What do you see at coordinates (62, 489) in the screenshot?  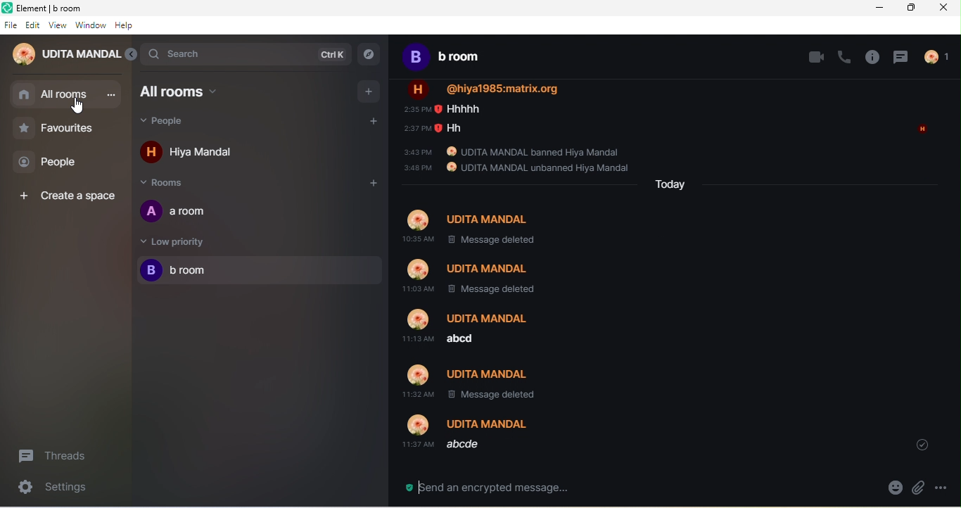 I see `seetings` at bounding box center [62, 489].